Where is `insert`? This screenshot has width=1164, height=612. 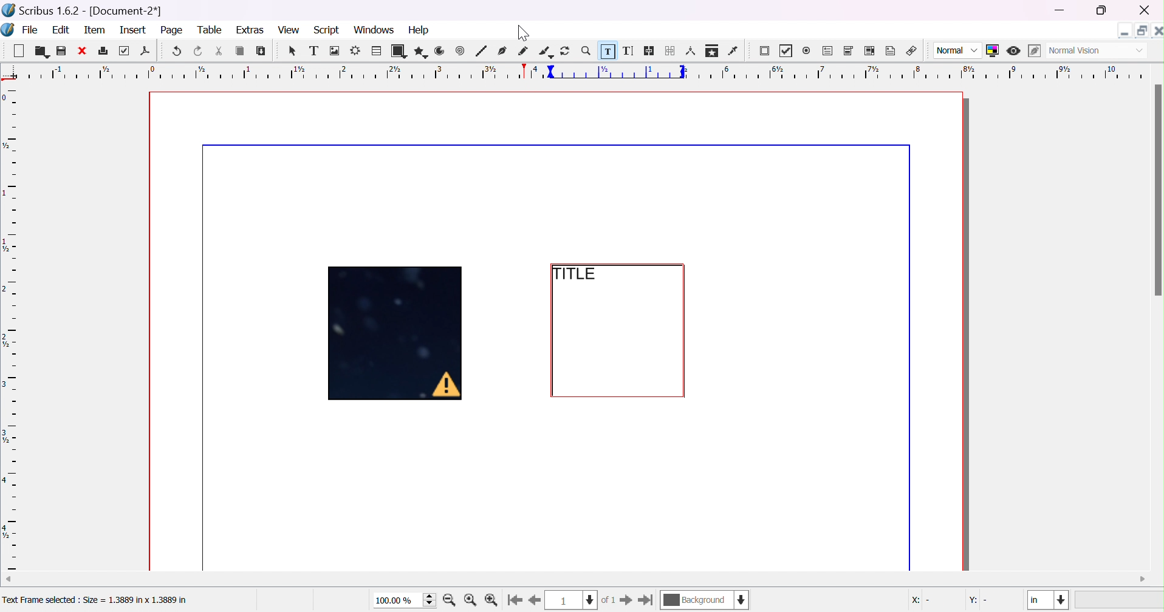 insert is located at coordinates (135, 30).